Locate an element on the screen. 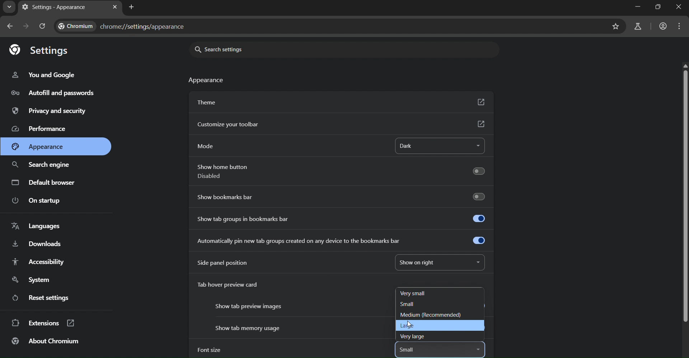 The width and height of the screenshot is (689, 358). new tab is located at coordinates (132, 8).